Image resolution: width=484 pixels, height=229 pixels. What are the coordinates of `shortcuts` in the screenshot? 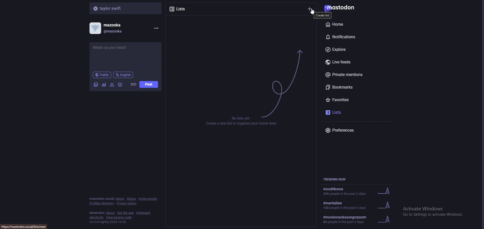 It's located at (97, 218).